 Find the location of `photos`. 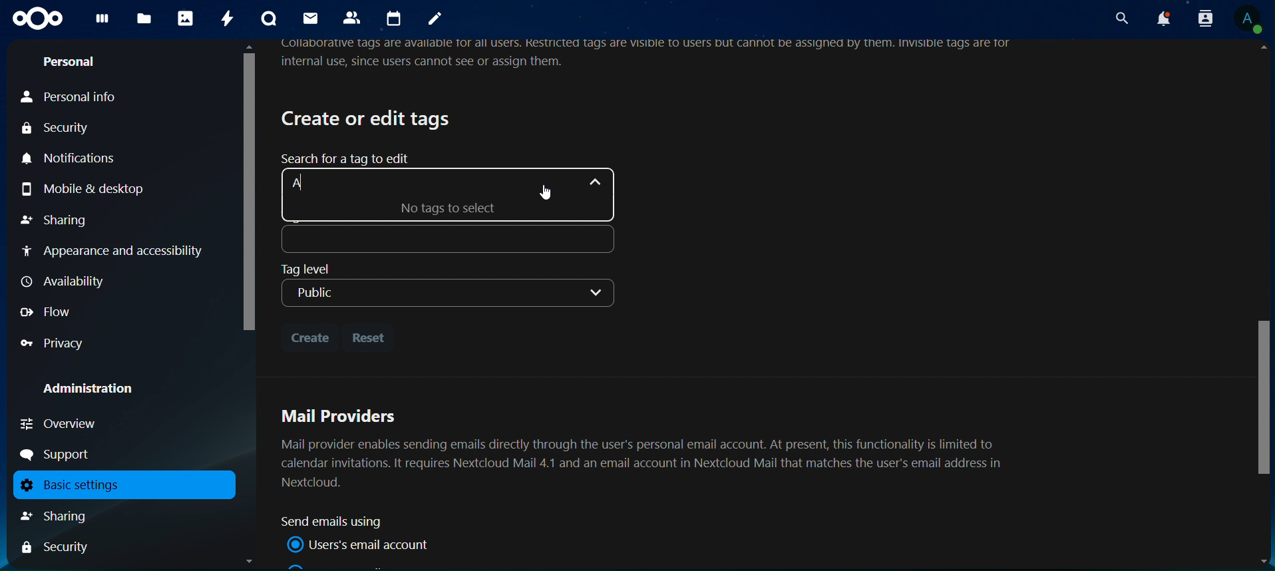

photos is located at coordinates (185, 19).